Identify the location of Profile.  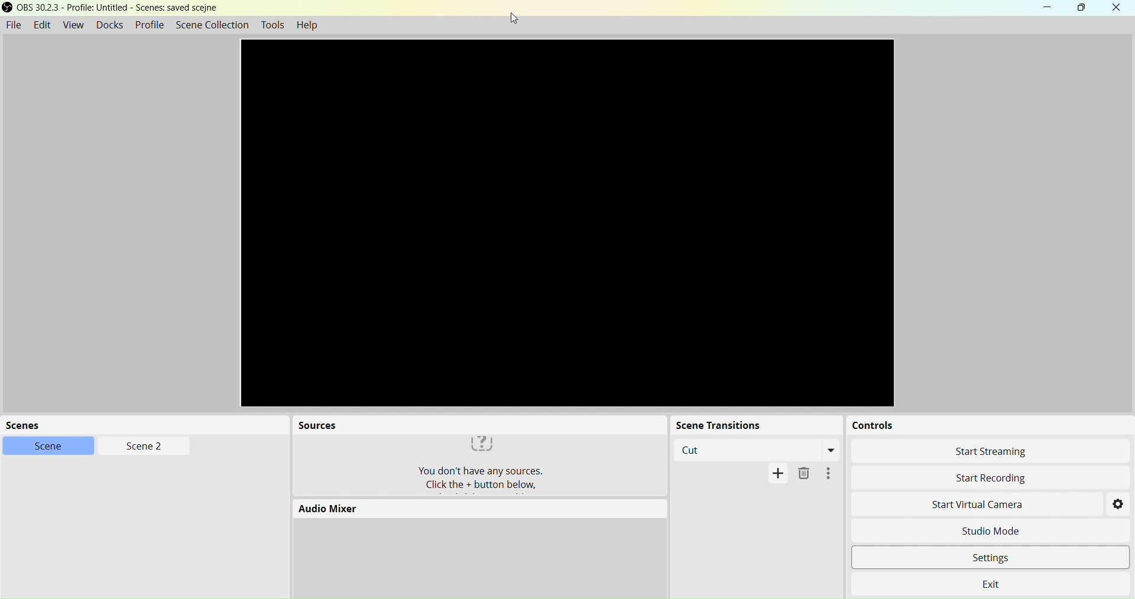
(150, 25).